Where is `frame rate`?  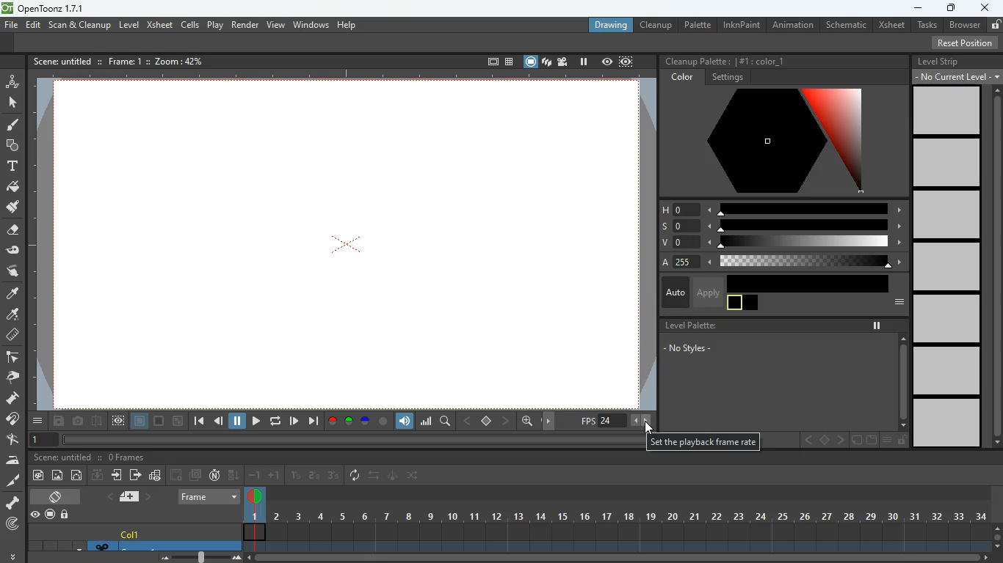
frame rate is located at coordinates (600, 421).